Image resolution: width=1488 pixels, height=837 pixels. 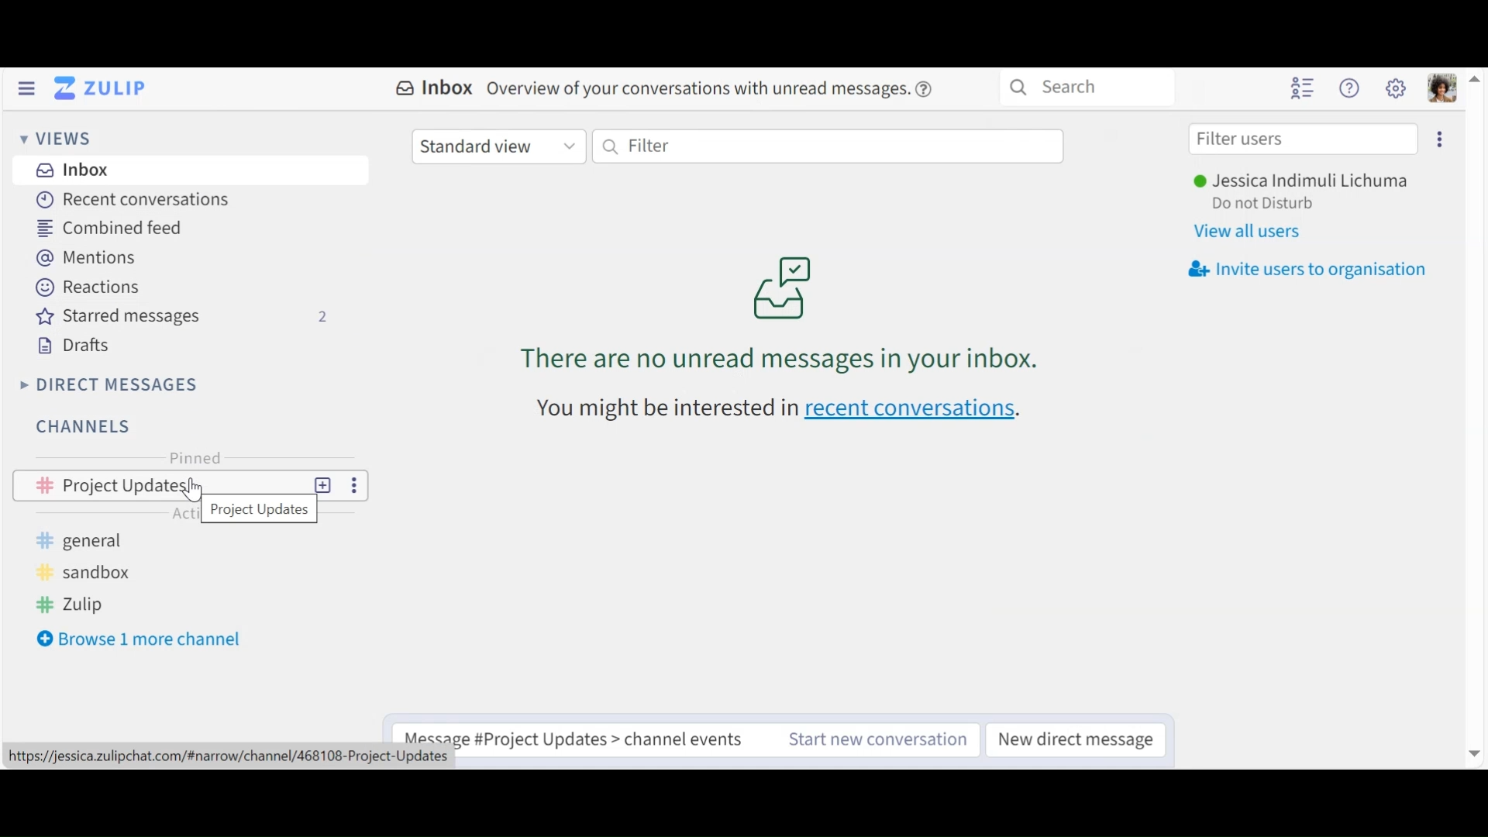 What do you see at coordinates (766, 312) in the screenshot?
I see `There are no unread messages in your inbox` at bounding box center [766, 312].